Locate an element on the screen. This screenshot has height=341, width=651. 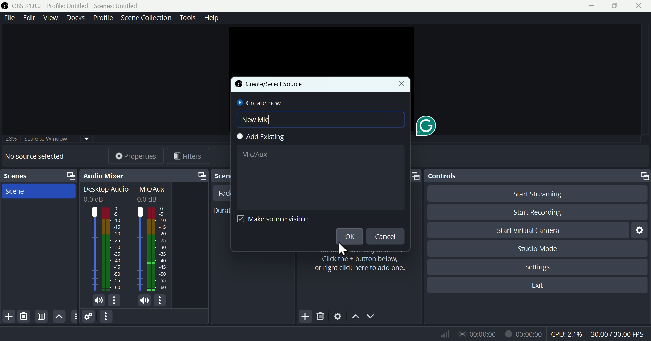
Settings is located at coordinates (642, 230).